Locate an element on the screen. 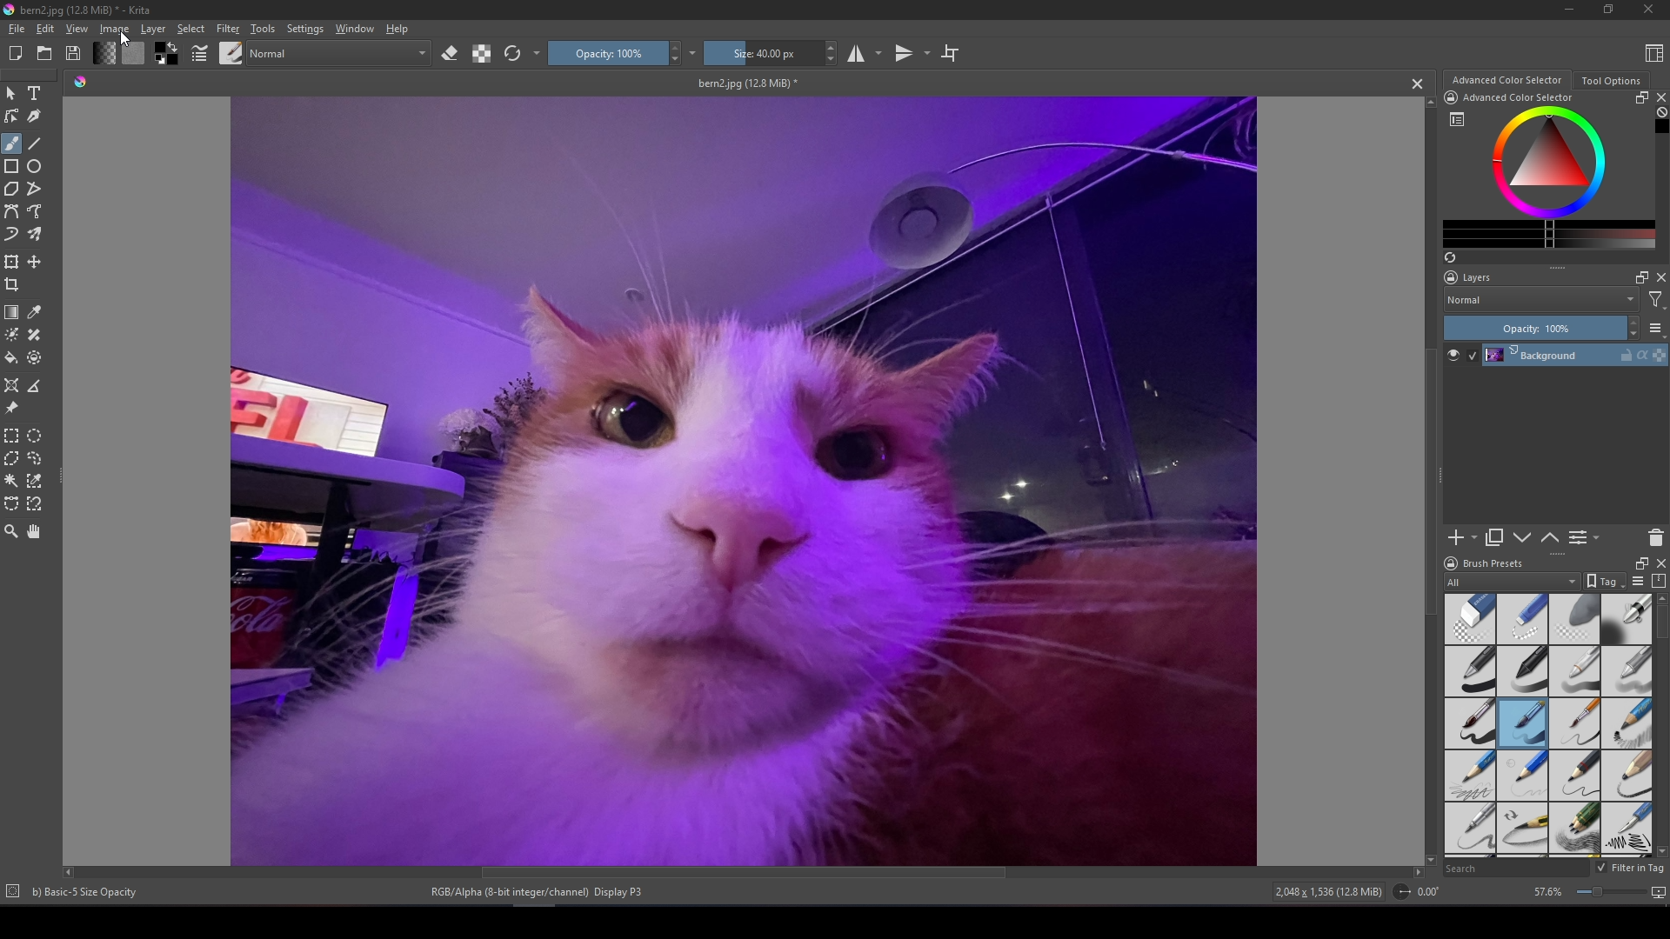 The height and width of the screenshot is (939, 1670). Save is located at coordinates (73, 52).